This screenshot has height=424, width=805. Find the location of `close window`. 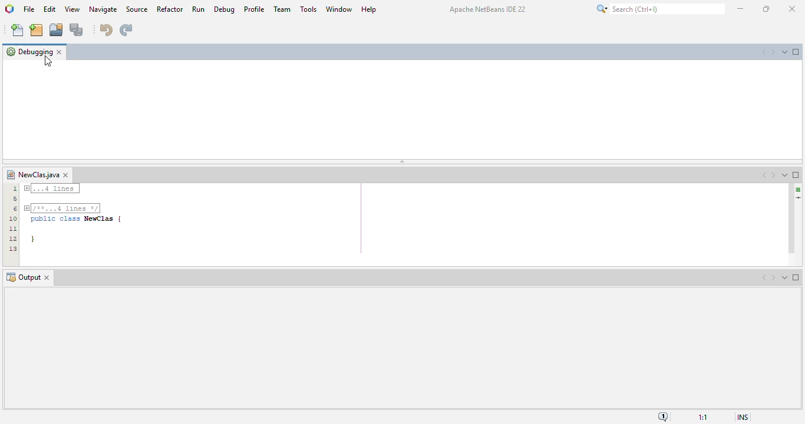

close window is located at coordinates (48, 278).